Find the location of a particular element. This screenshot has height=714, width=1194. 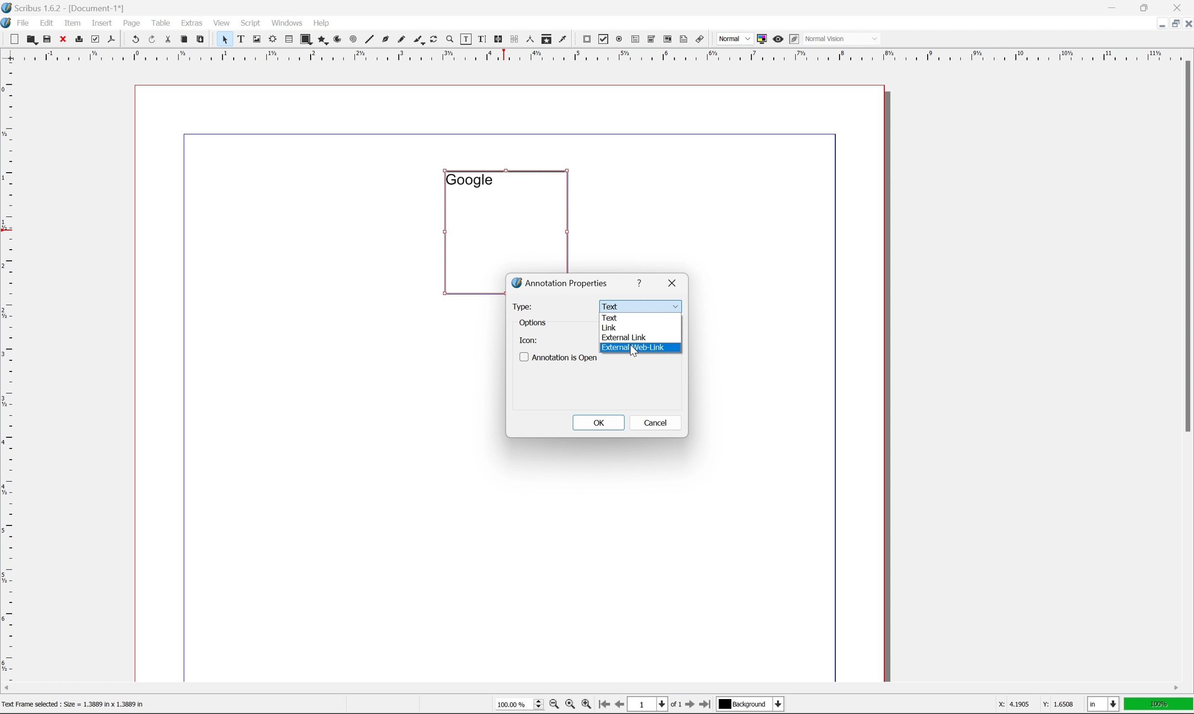

external link is located at coordinates (625, 337).